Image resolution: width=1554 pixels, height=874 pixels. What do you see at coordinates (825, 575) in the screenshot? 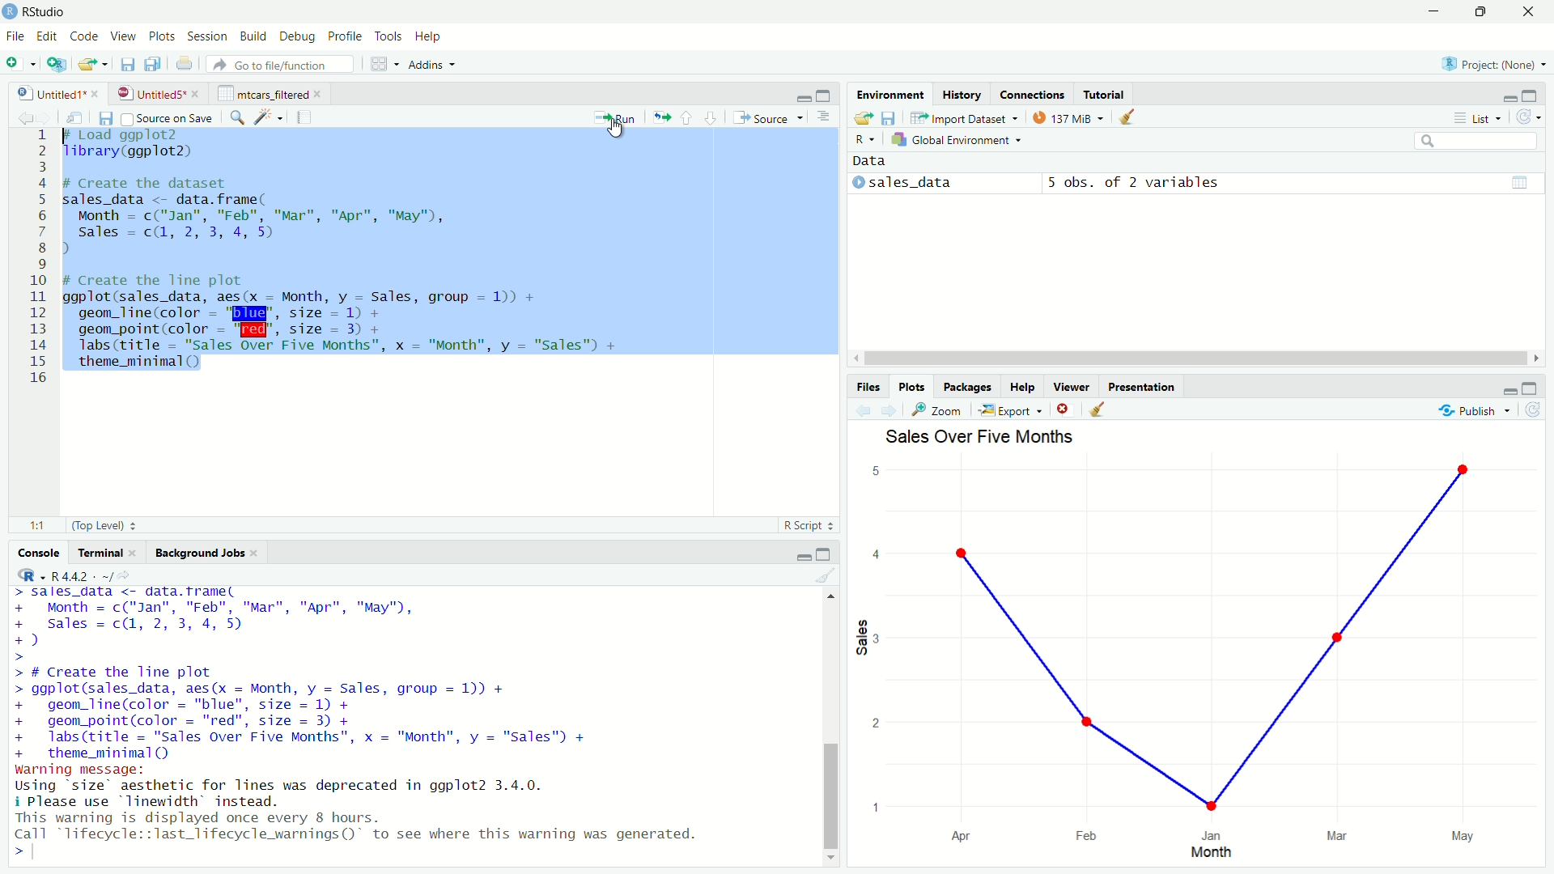
I see `clear console` at bounding box center [825, 575].